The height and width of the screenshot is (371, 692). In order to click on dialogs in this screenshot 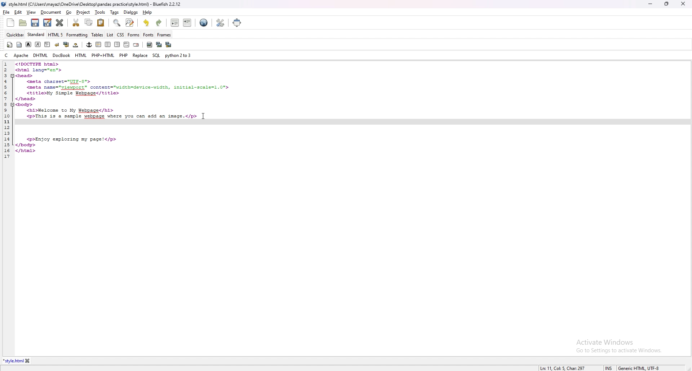, I will do `click(131, 12)`.